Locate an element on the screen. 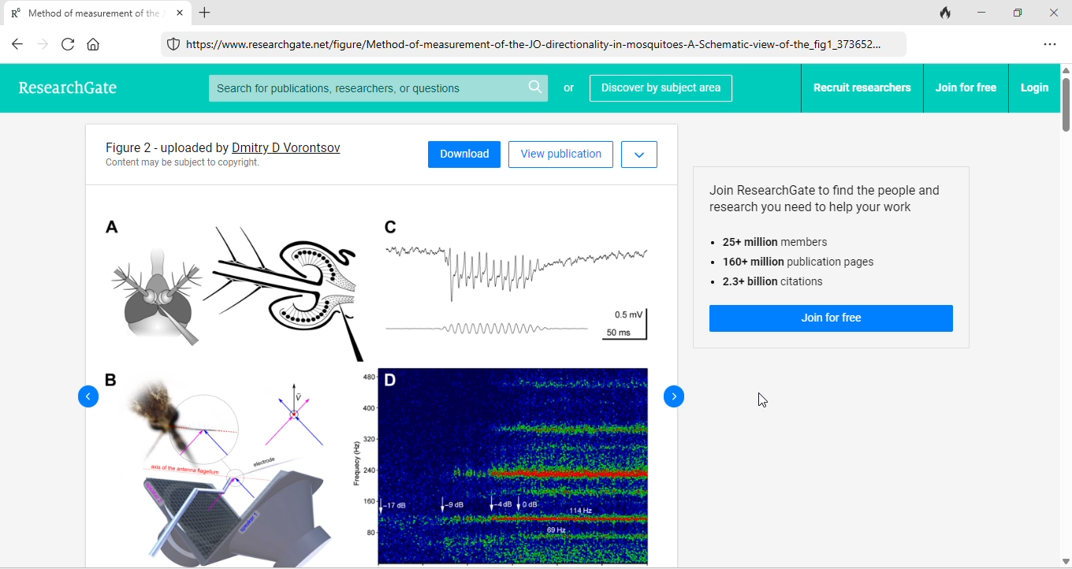 This screenshot has width=1072, height=569. author Dimitry D Vorontsov profile link is located at coordinates (288, 147).